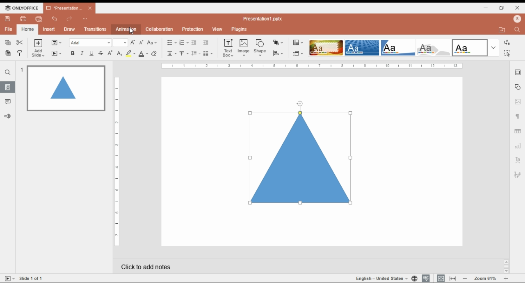 This screenshot has height=283, width=525. Describe the element at coordinates (519, 116) in the screenshot. I see `paragraph setting` at that location.